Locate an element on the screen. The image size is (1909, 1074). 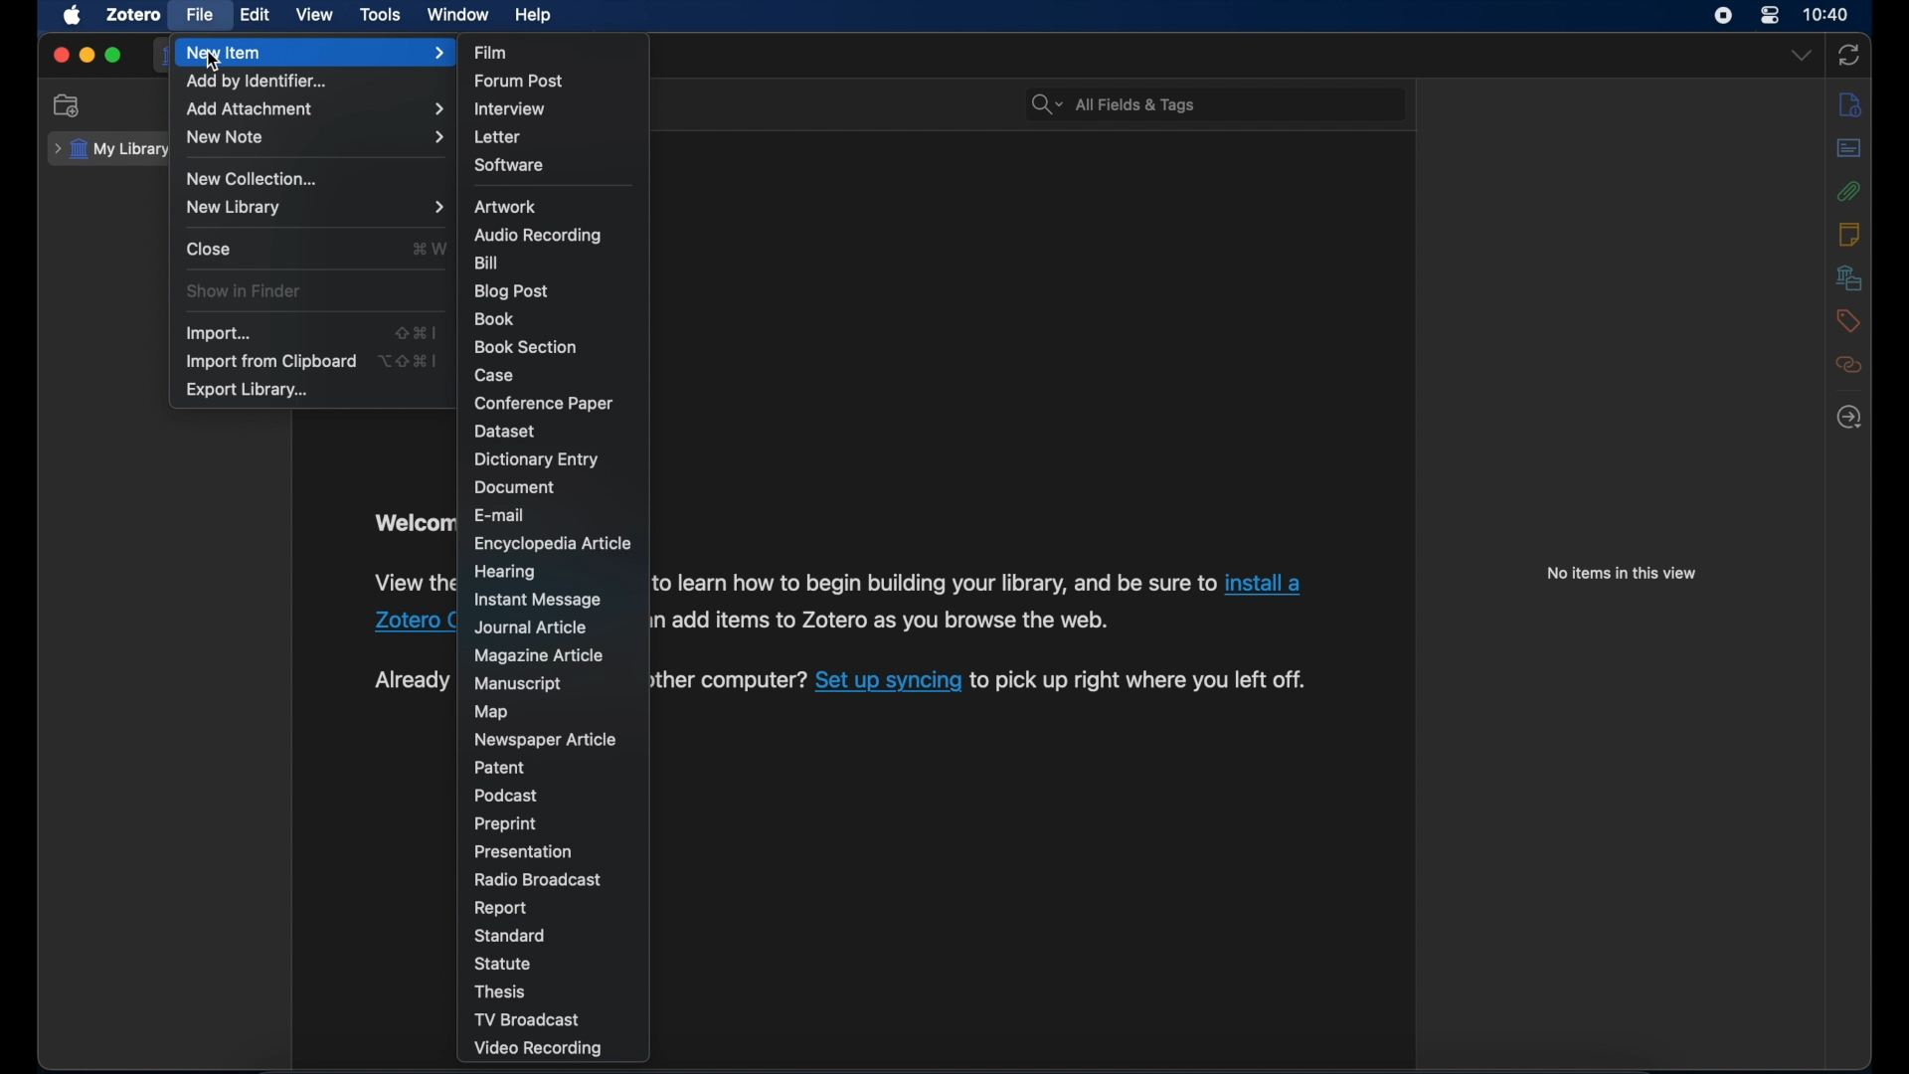
show in finder is located at coordinates (245, 291).